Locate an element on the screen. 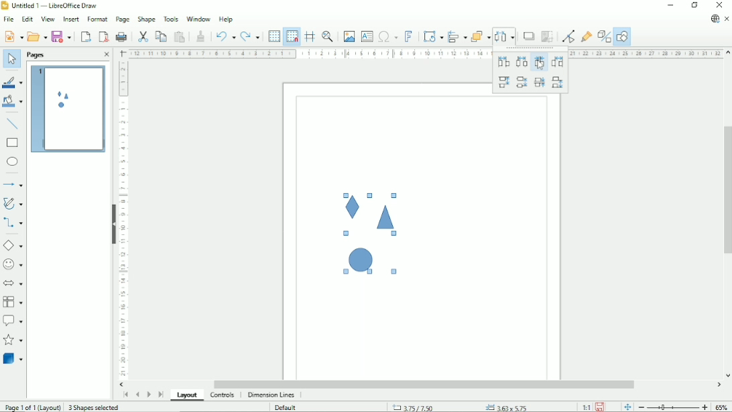  Page 1 of 1 (Layout) is located at coordinates (32, 407).